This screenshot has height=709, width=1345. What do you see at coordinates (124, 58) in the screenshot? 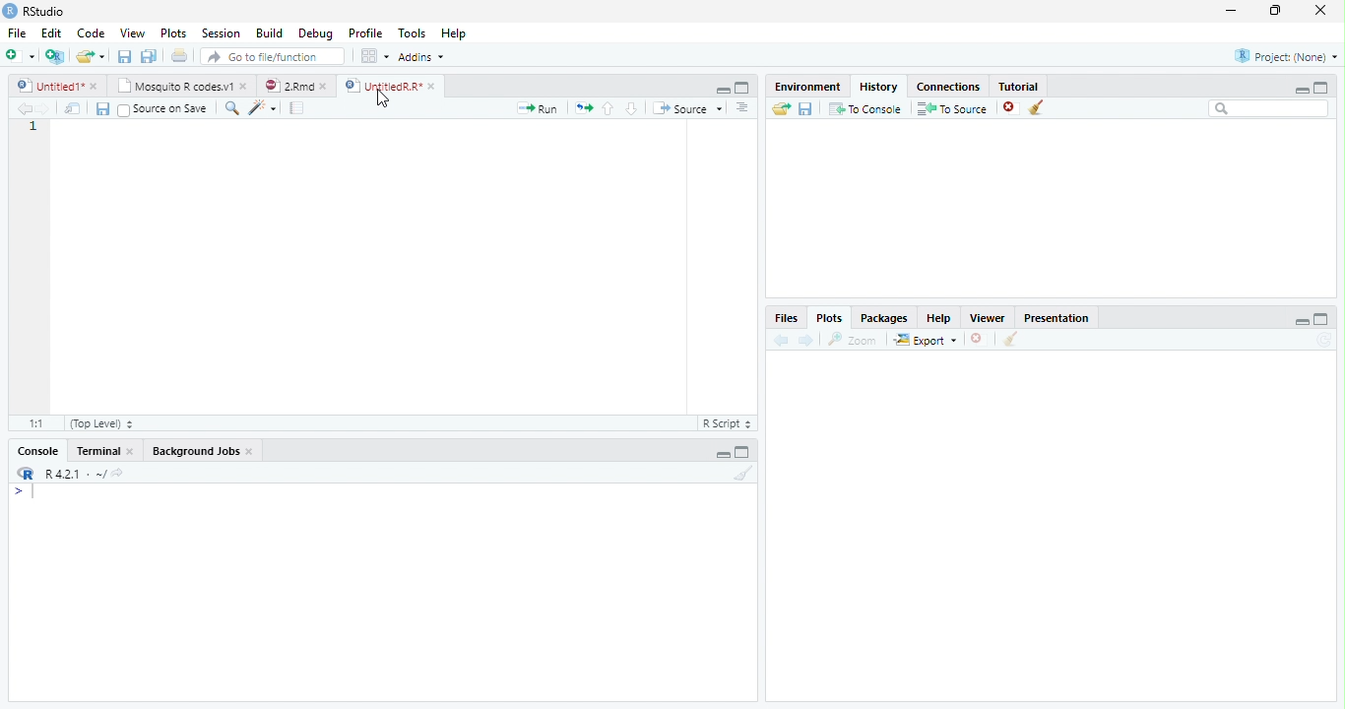
I see `Save` at bounding box center [124, 58].